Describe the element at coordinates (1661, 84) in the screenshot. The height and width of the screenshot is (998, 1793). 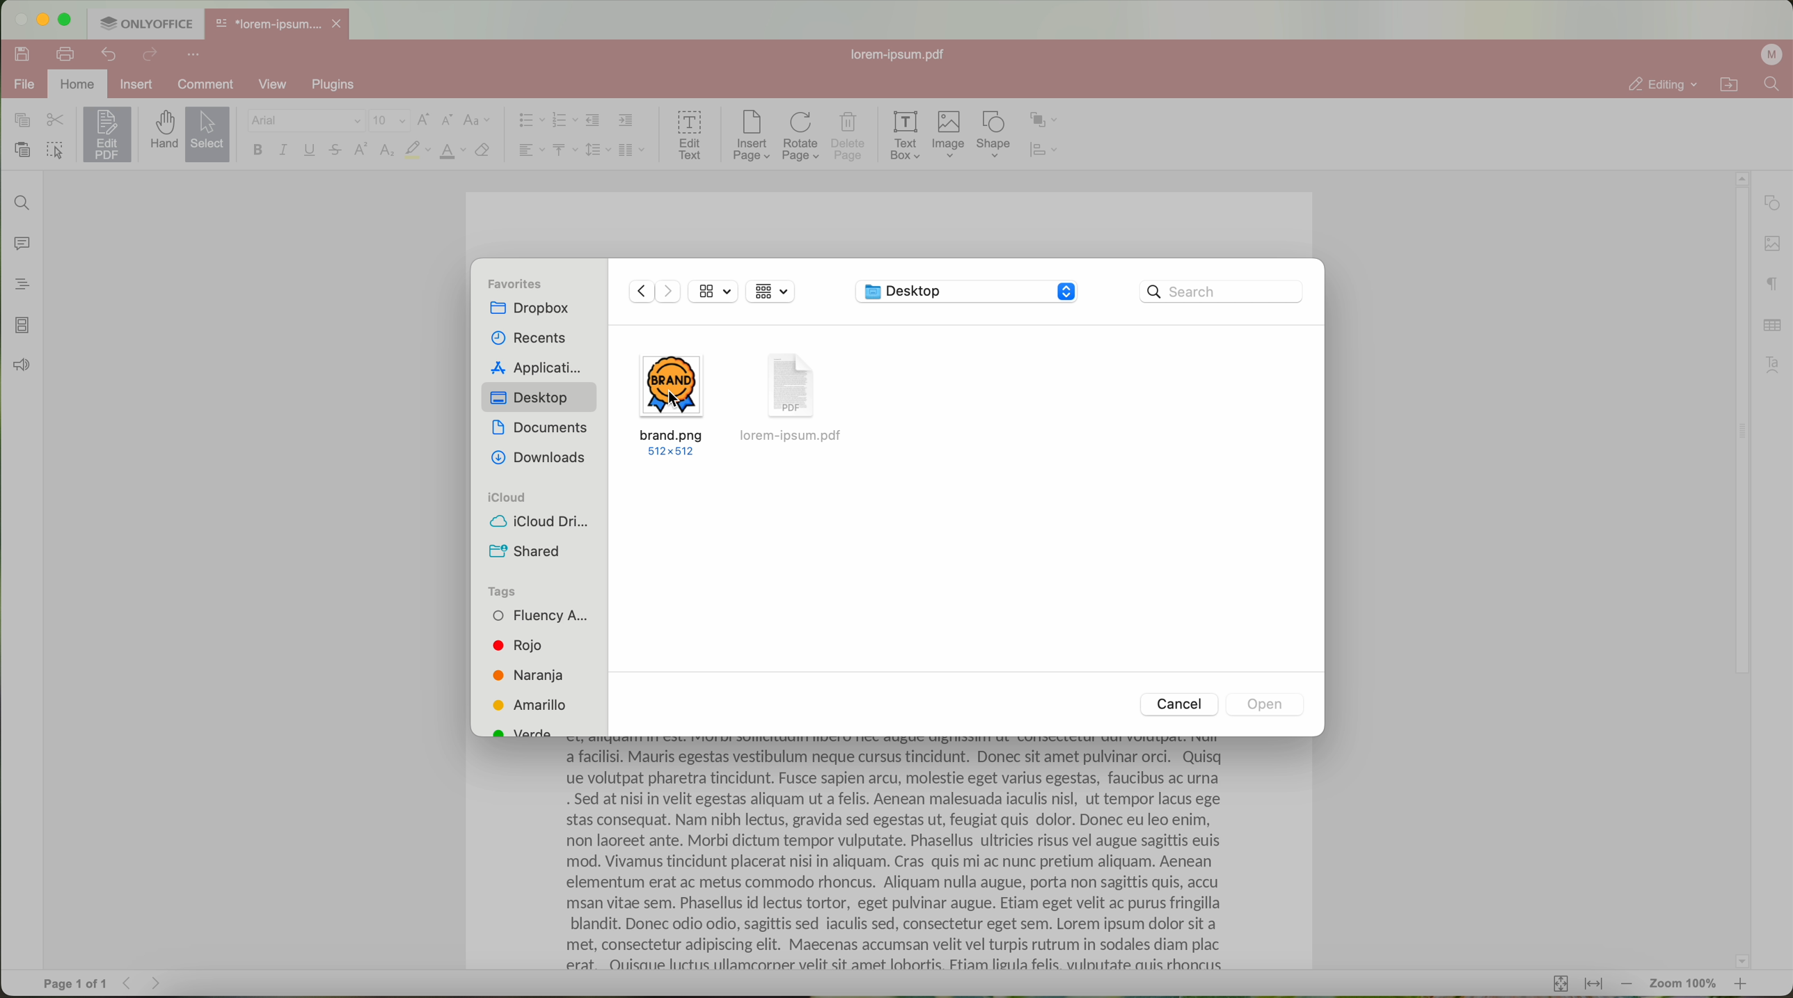
I see `editing` at that location.